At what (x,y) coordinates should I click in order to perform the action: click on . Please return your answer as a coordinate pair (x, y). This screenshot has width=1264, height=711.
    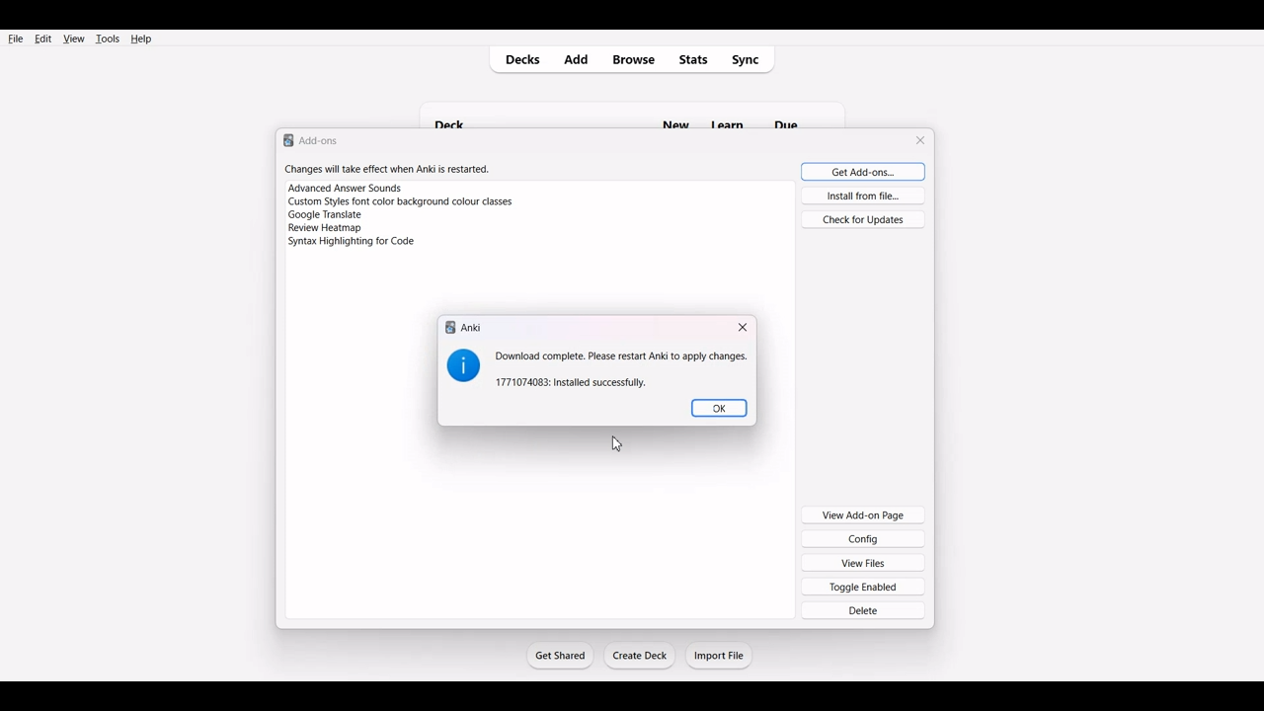
    Looking at the image, I should click on (733, 113).